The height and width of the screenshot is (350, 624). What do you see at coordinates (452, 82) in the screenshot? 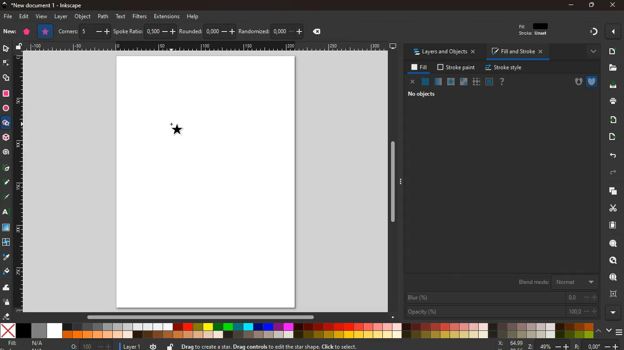
I see `ice` at bounding box center [452, 82].